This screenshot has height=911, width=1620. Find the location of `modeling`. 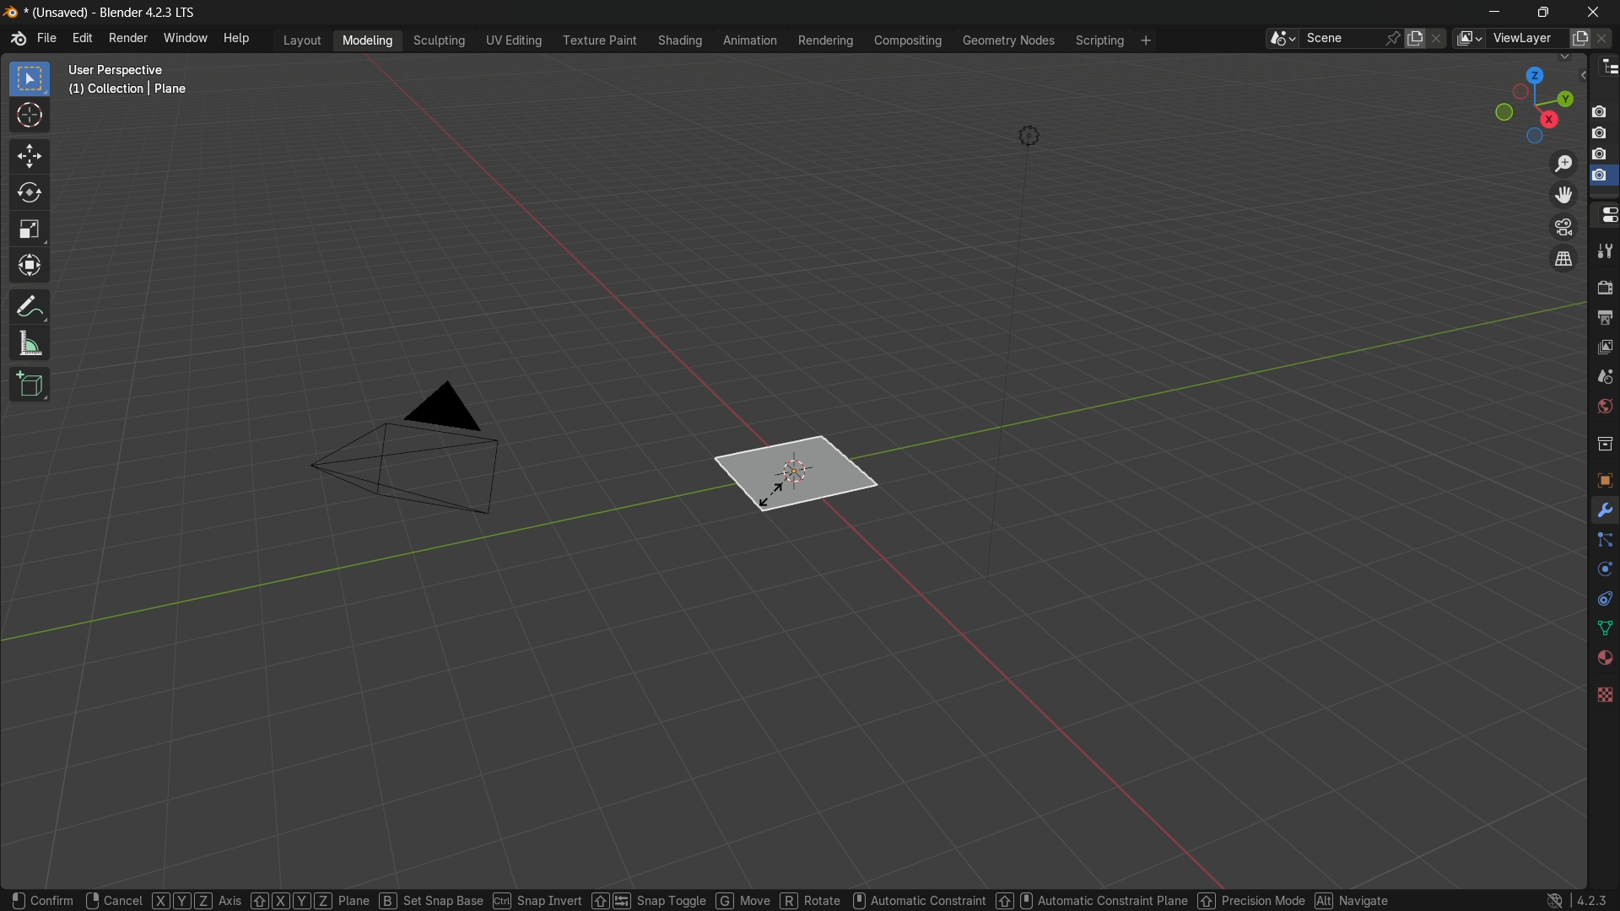

modeling is located at coordinates (365, 40).